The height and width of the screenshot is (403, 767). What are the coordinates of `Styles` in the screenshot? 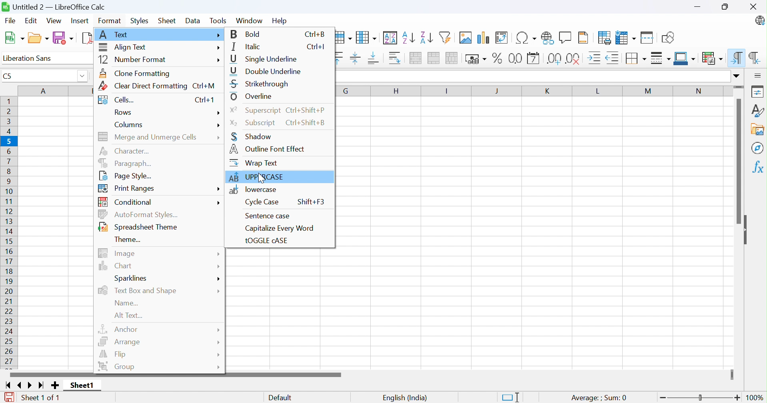 It's located at (758, 110).